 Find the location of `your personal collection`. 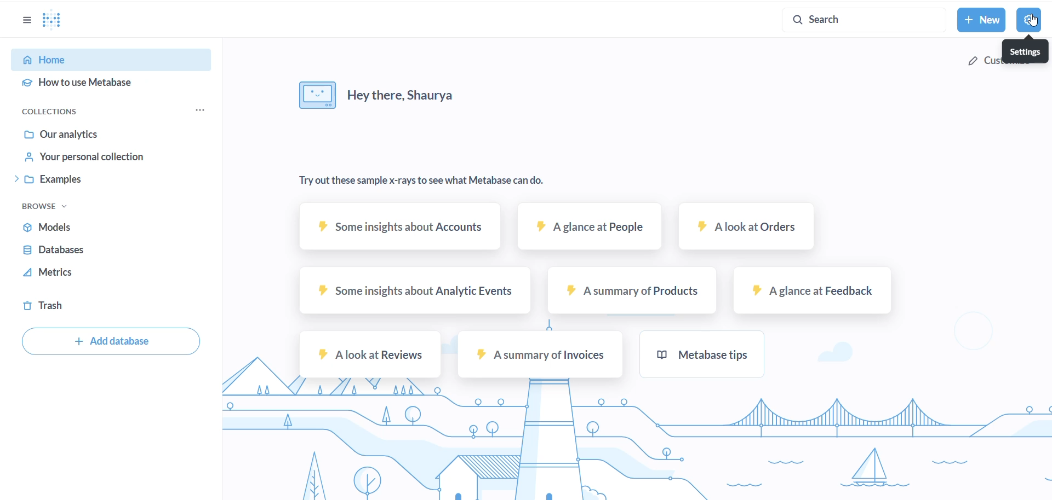

your personal collection is located at coordinates (109, 159).